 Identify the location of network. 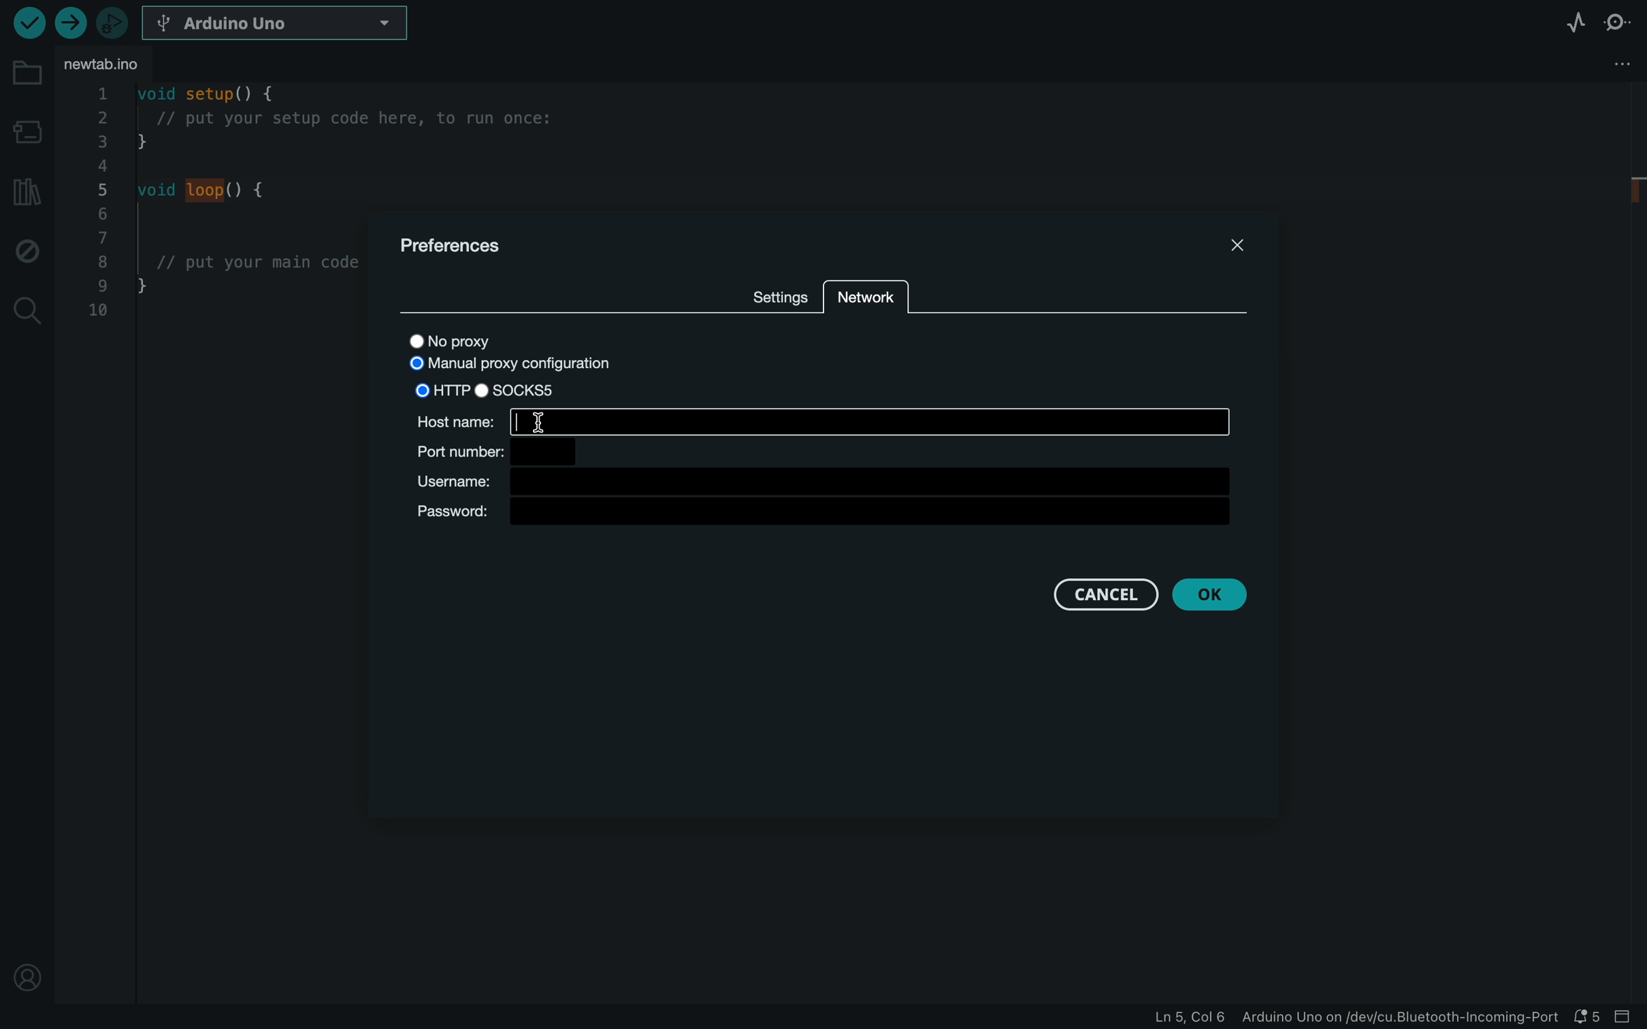
(866, 307).